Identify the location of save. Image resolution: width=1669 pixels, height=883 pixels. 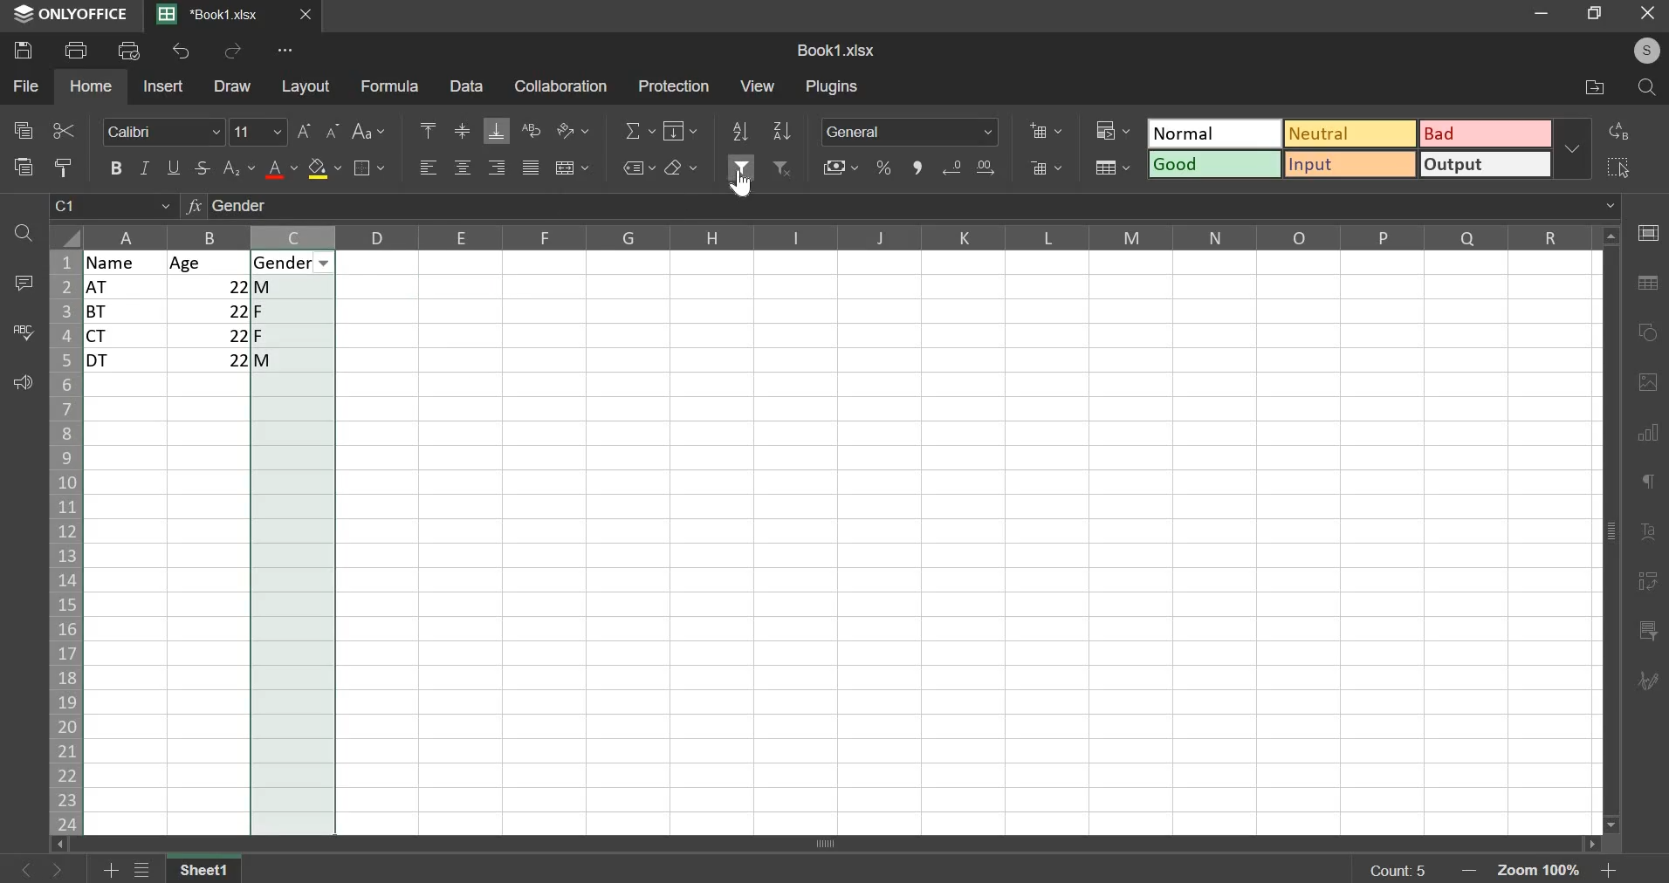
(22, 51).